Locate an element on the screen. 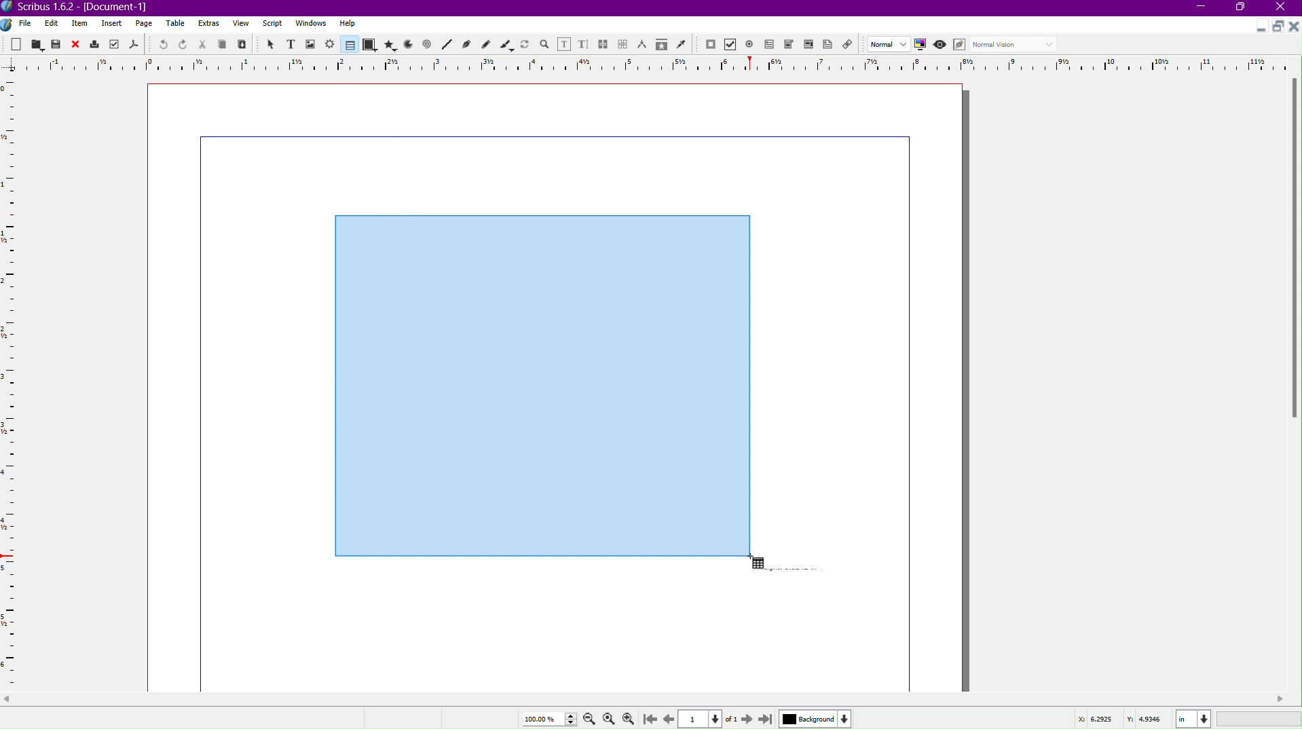 The image size is (1302, 729). Image Preview Quality is located at coordinates (889, 43).